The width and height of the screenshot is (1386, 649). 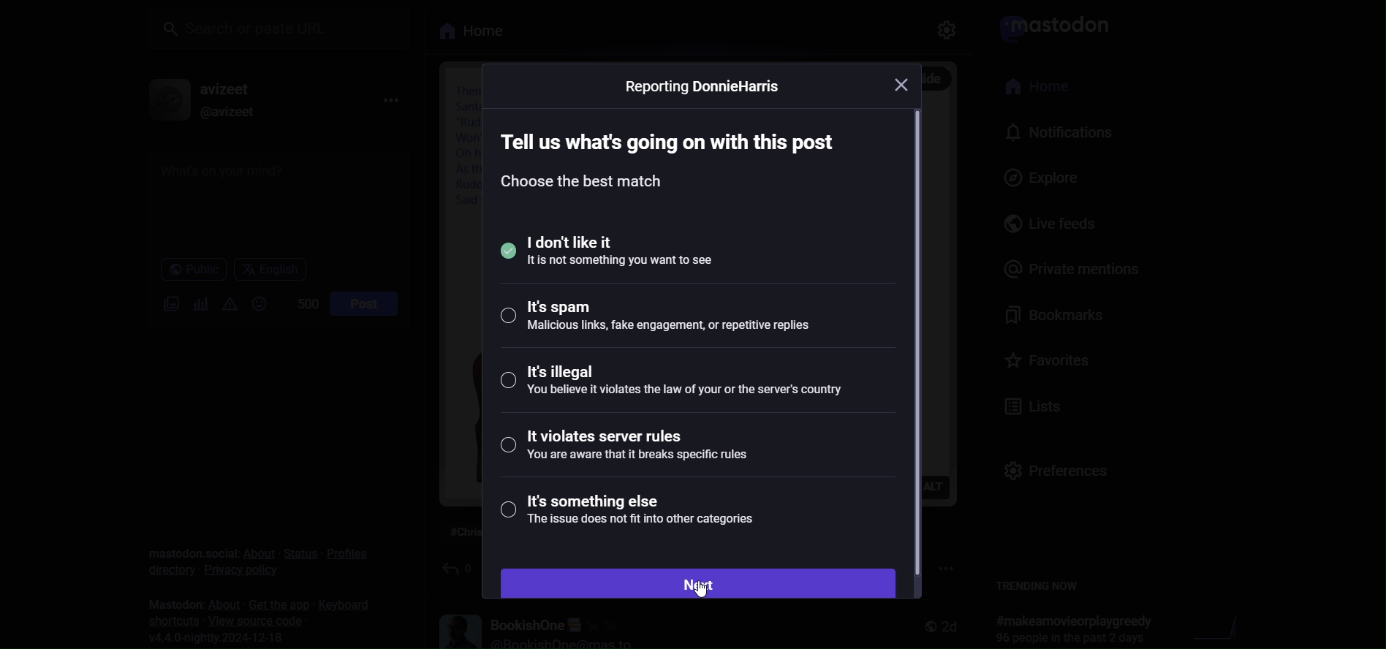 I want to click on close, so click(x=907, y=83).